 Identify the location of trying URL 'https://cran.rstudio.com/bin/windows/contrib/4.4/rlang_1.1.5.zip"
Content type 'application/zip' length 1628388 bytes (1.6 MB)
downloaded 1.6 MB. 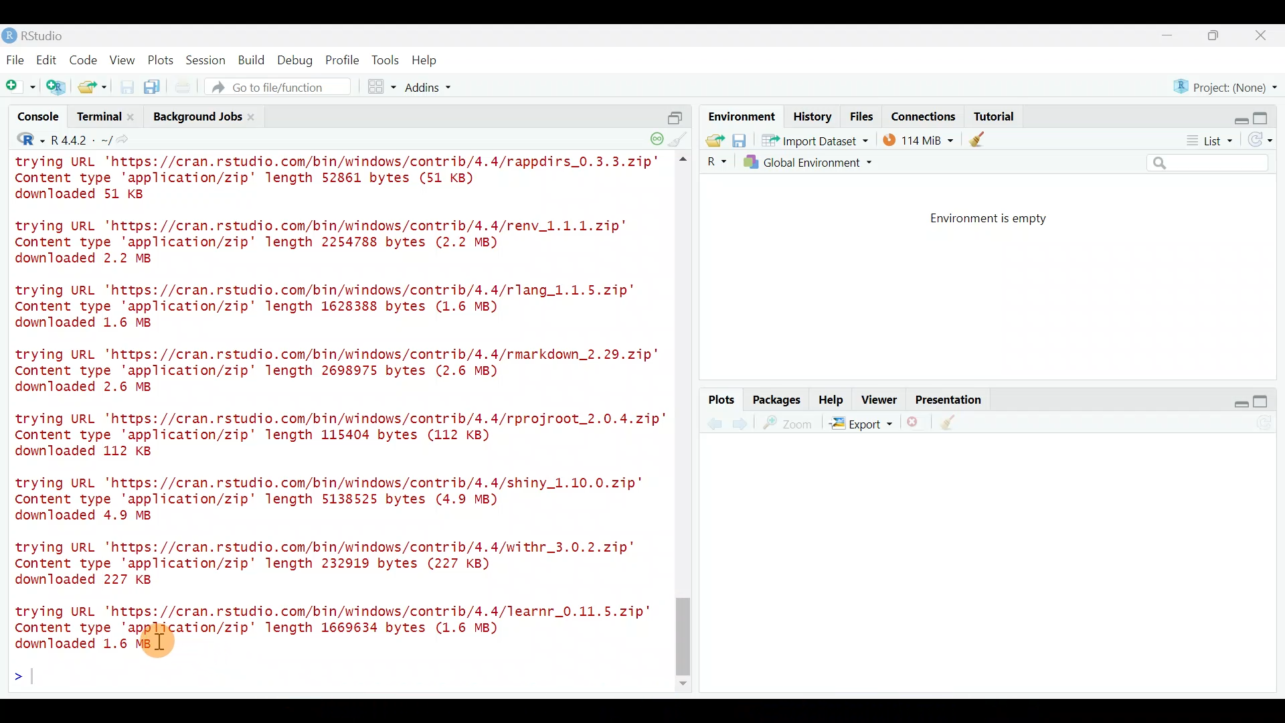
(337, 309).